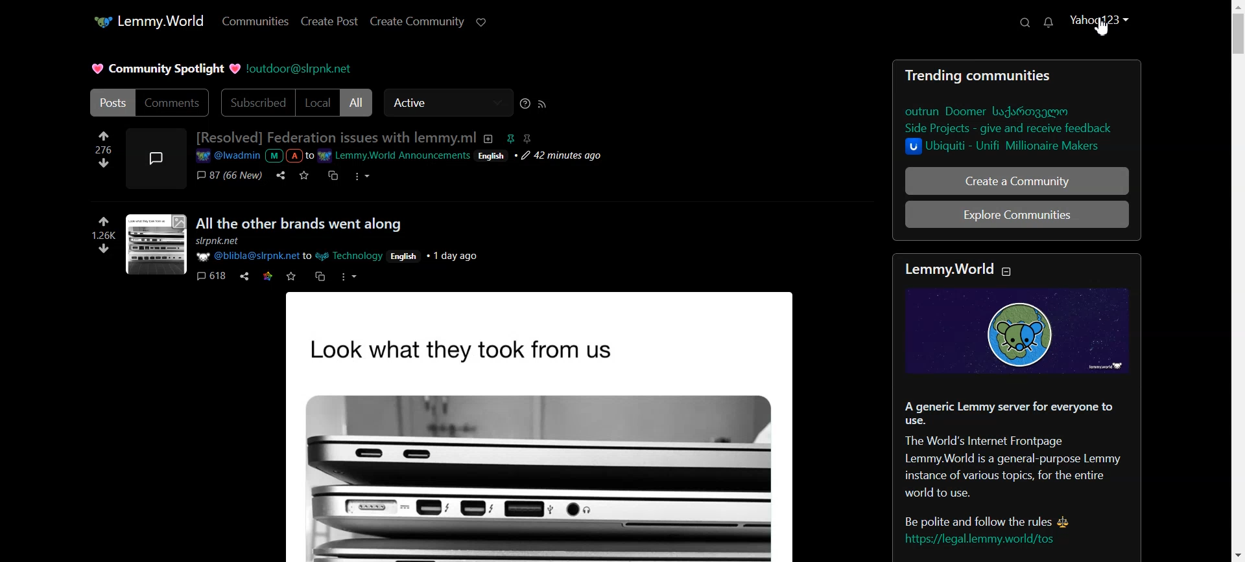 The image size is (1245, 562). Describe the element at coordinates (356, 102) in the screenshot. I see `All` at that location.